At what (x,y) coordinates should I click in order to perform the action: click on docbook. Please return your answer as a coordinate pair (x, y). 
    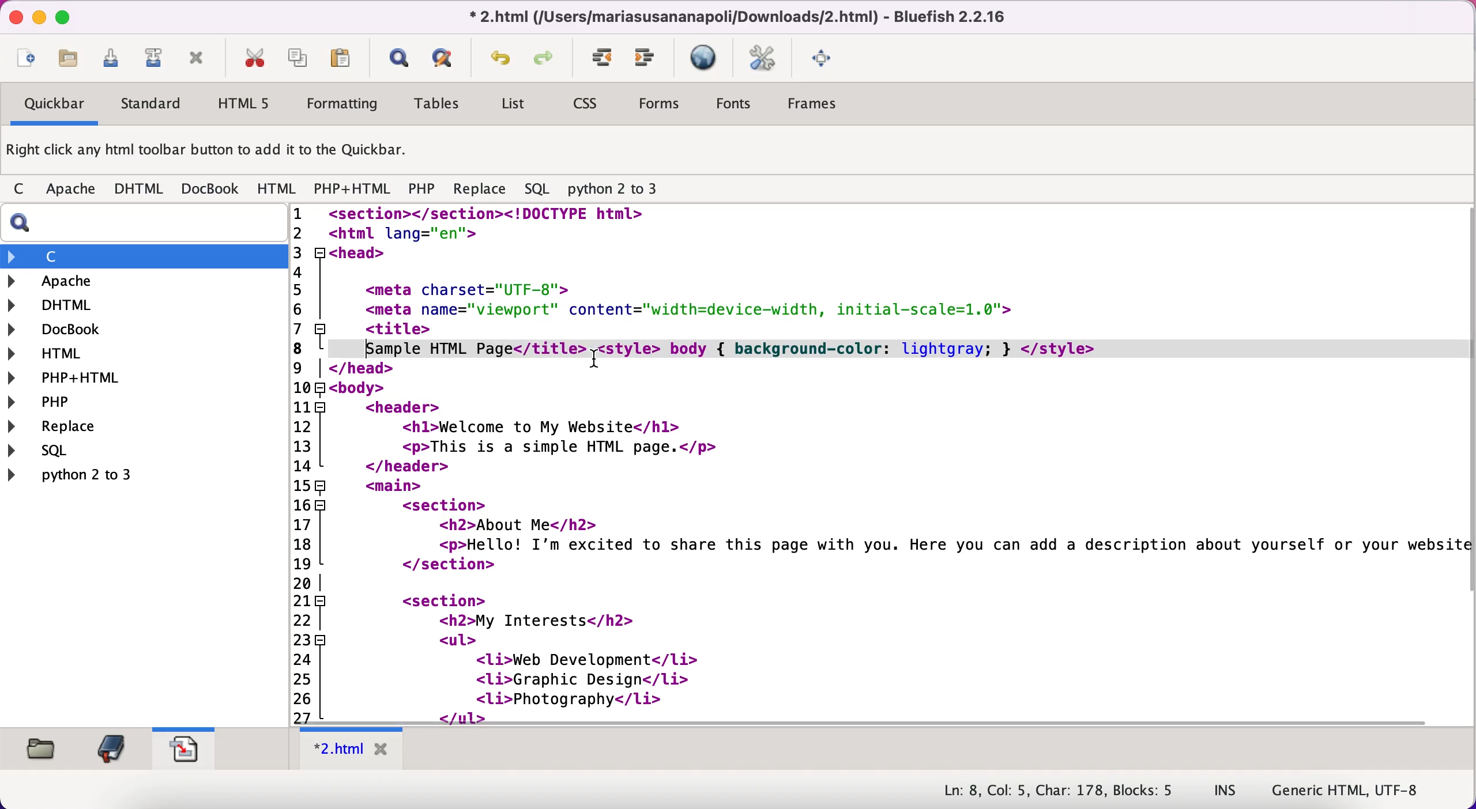
    Looking at the image, I should click on (64, 331).